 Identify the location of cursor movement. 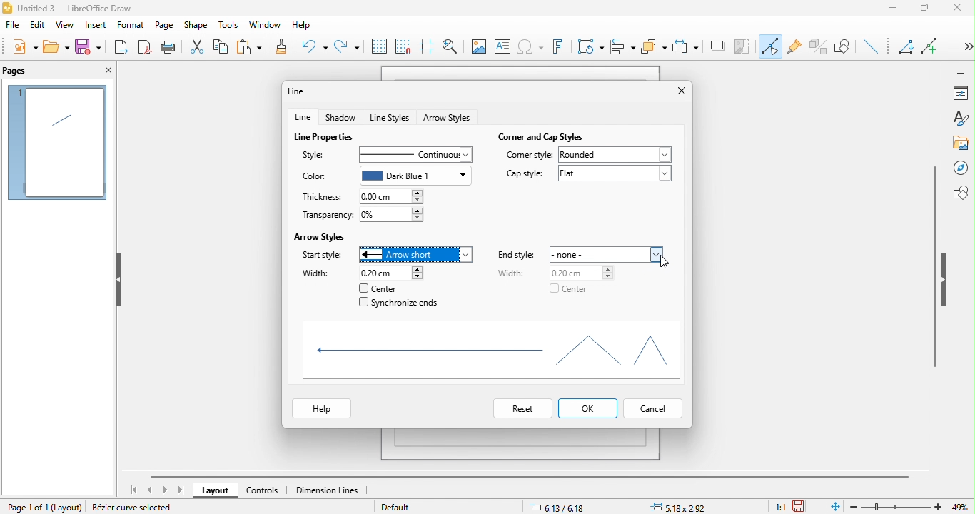
(661, 261).